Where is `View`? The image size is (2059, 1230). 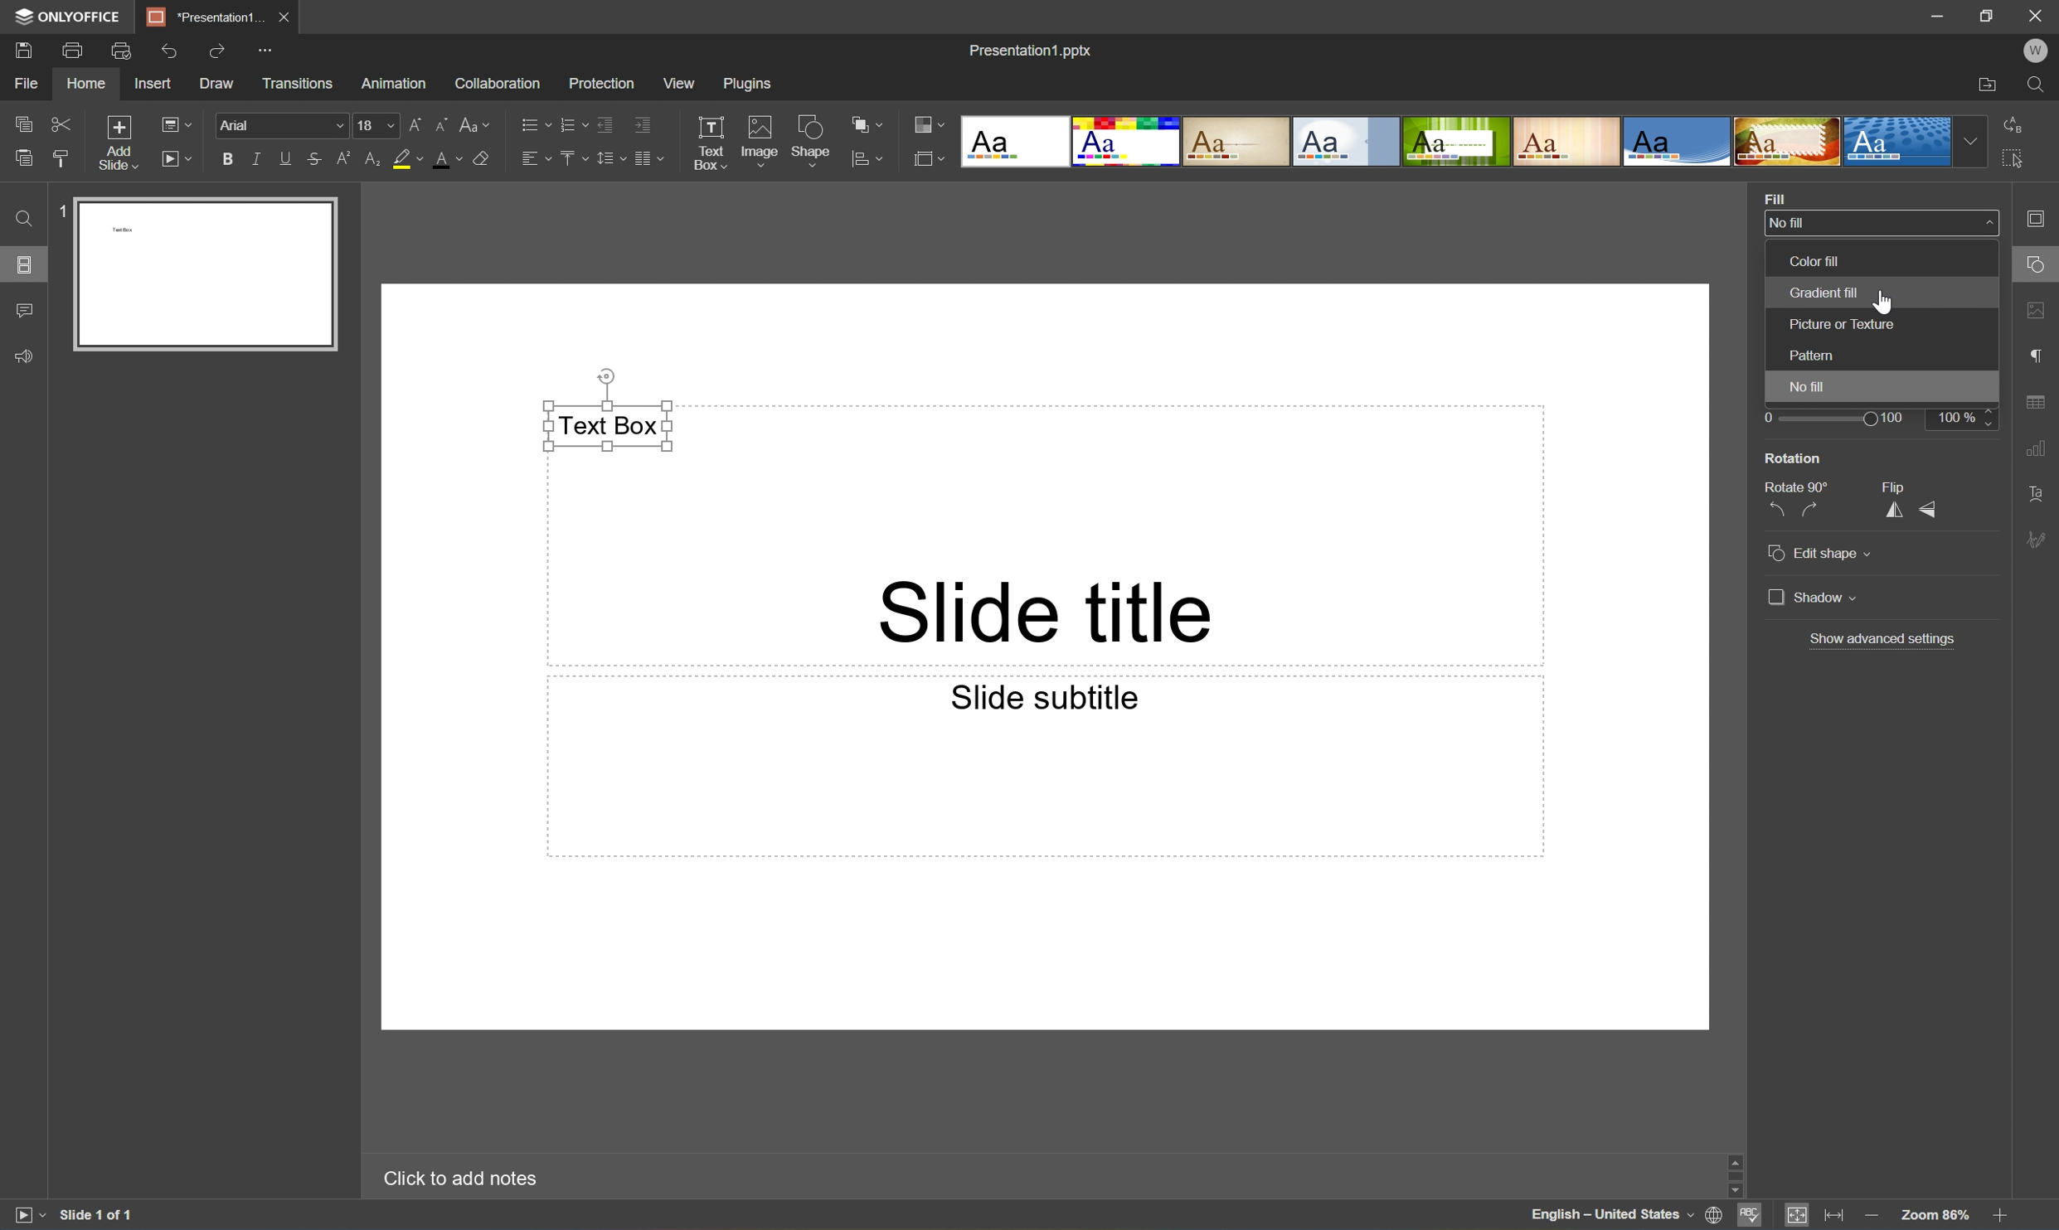 View is located at coordinates (677, 83).